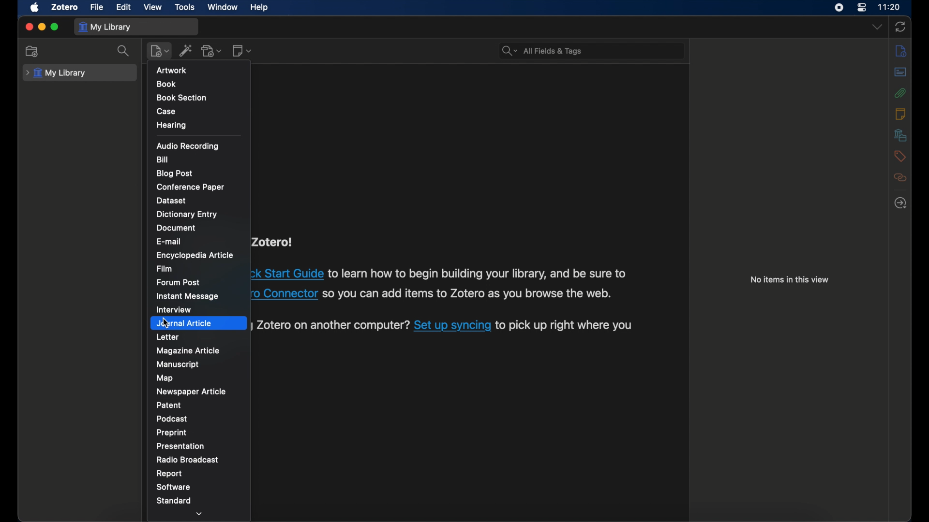  Describe the element at coordinates (174, 174) in the screenshot. I see `blog post` at that location.